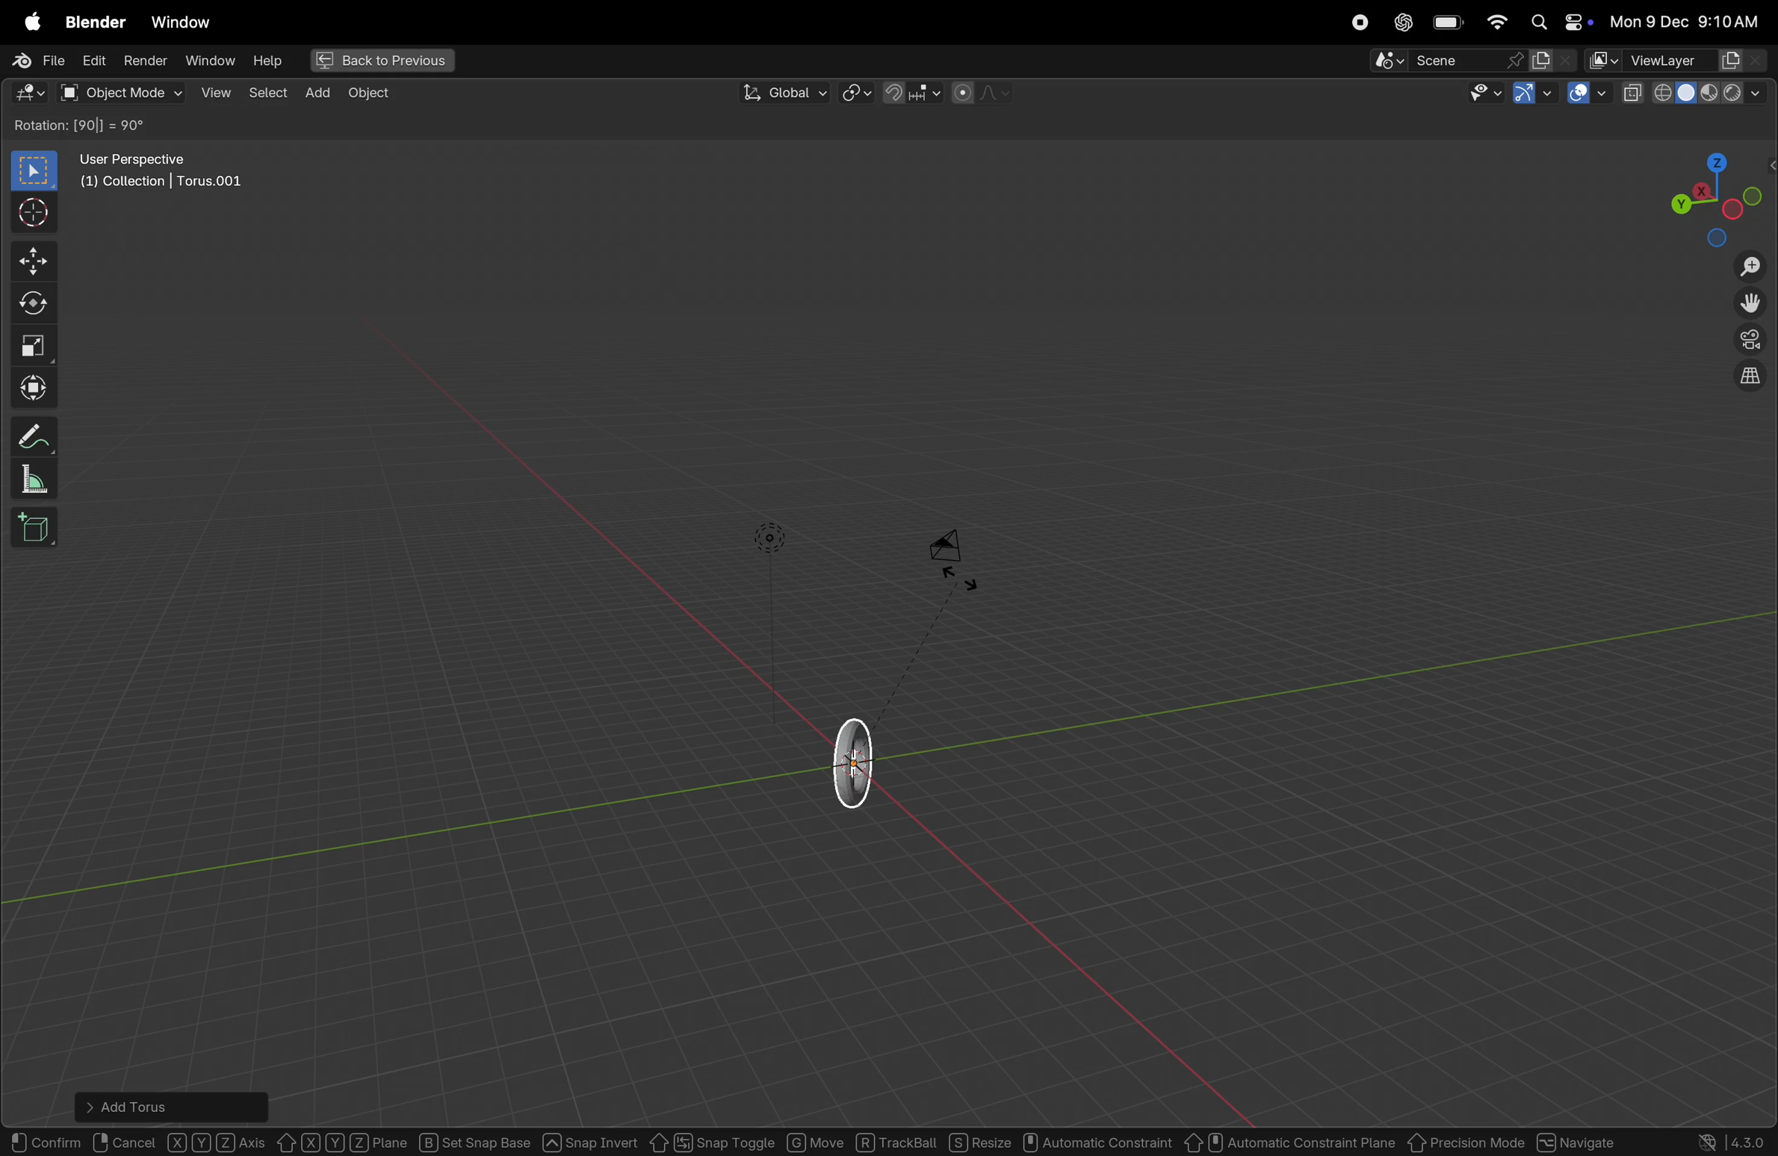 This screenshot has width=1778, height=1156. I want to click on Hlep, so click(265, 61).